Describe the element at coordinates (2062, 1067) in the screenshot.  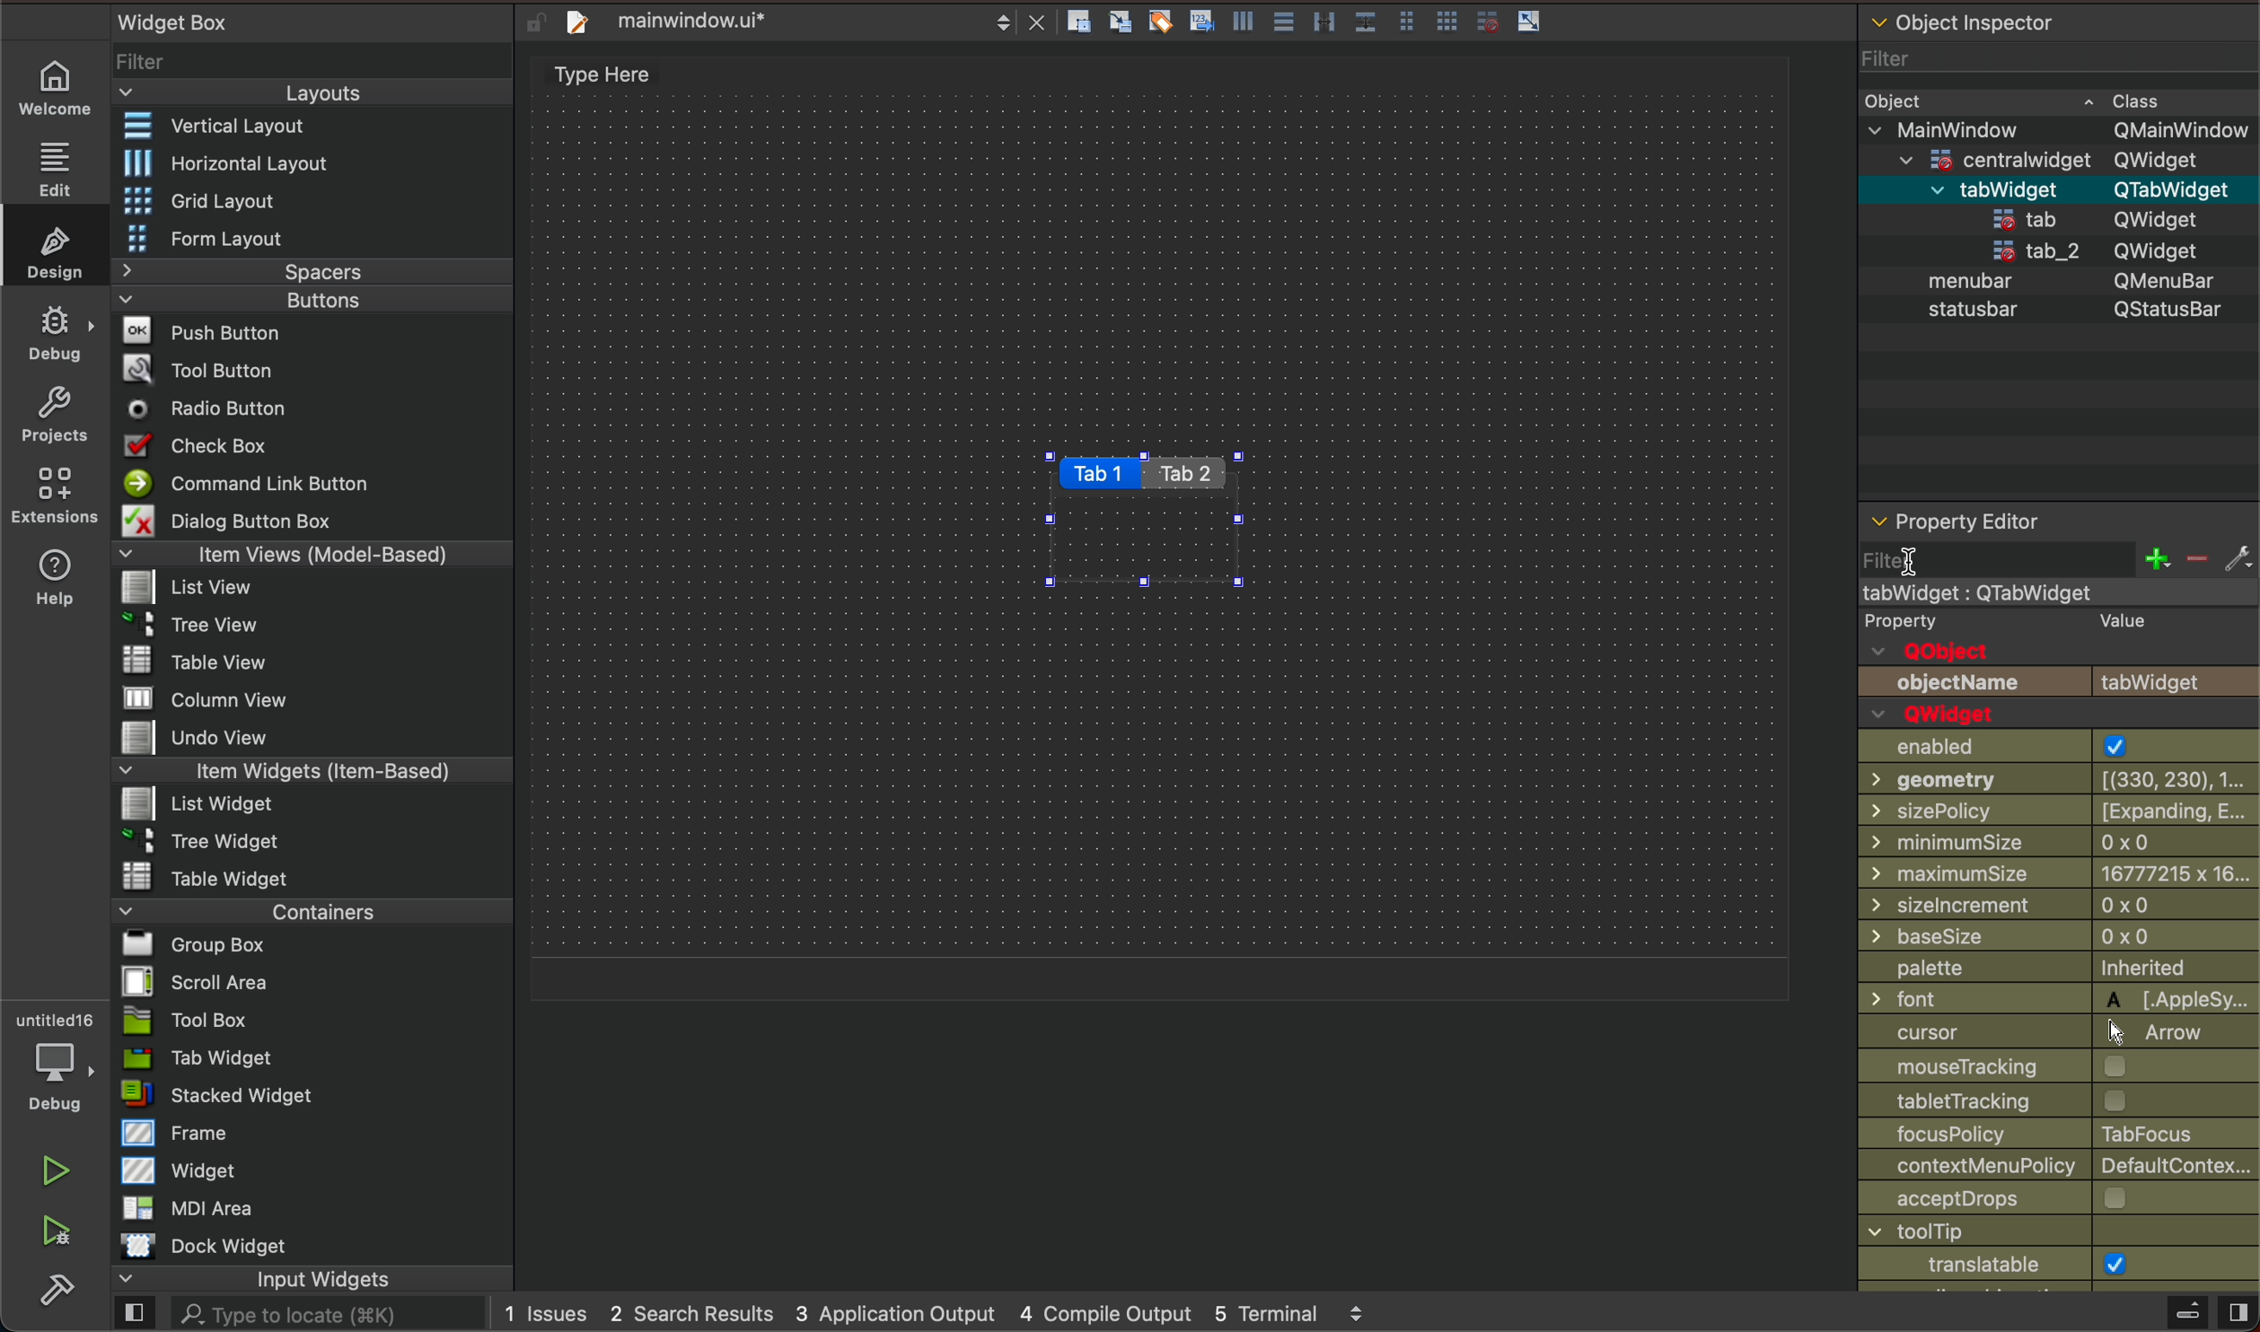
I see `` at that location.